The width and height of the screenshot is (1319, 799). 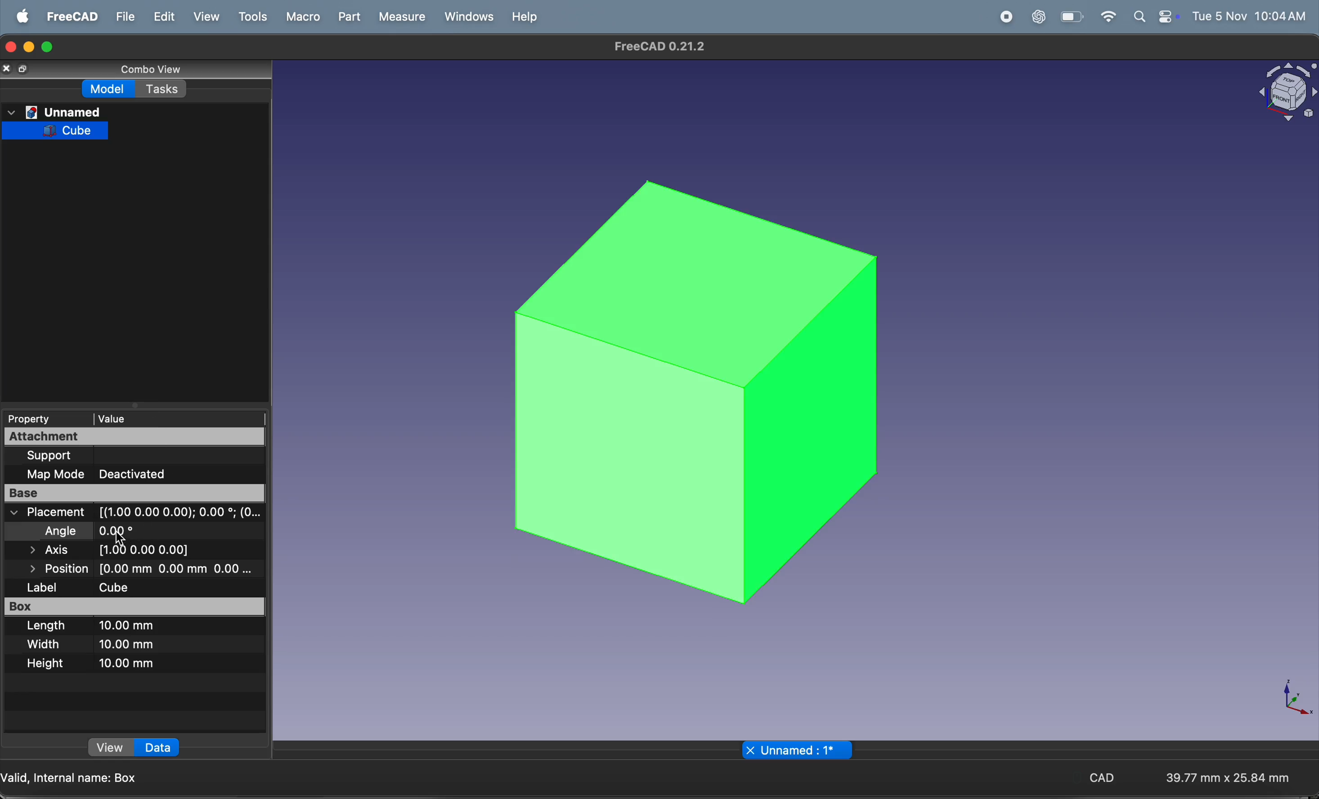 I want to click on wifi, so click(x=1071, y=15).